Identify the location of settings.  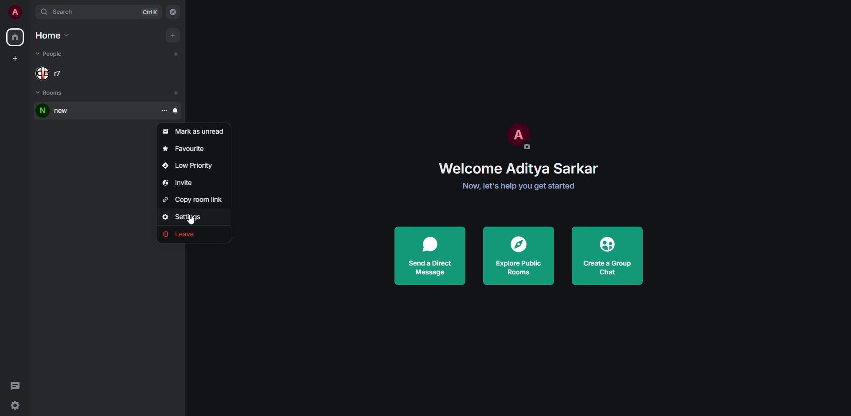
(185, 216).